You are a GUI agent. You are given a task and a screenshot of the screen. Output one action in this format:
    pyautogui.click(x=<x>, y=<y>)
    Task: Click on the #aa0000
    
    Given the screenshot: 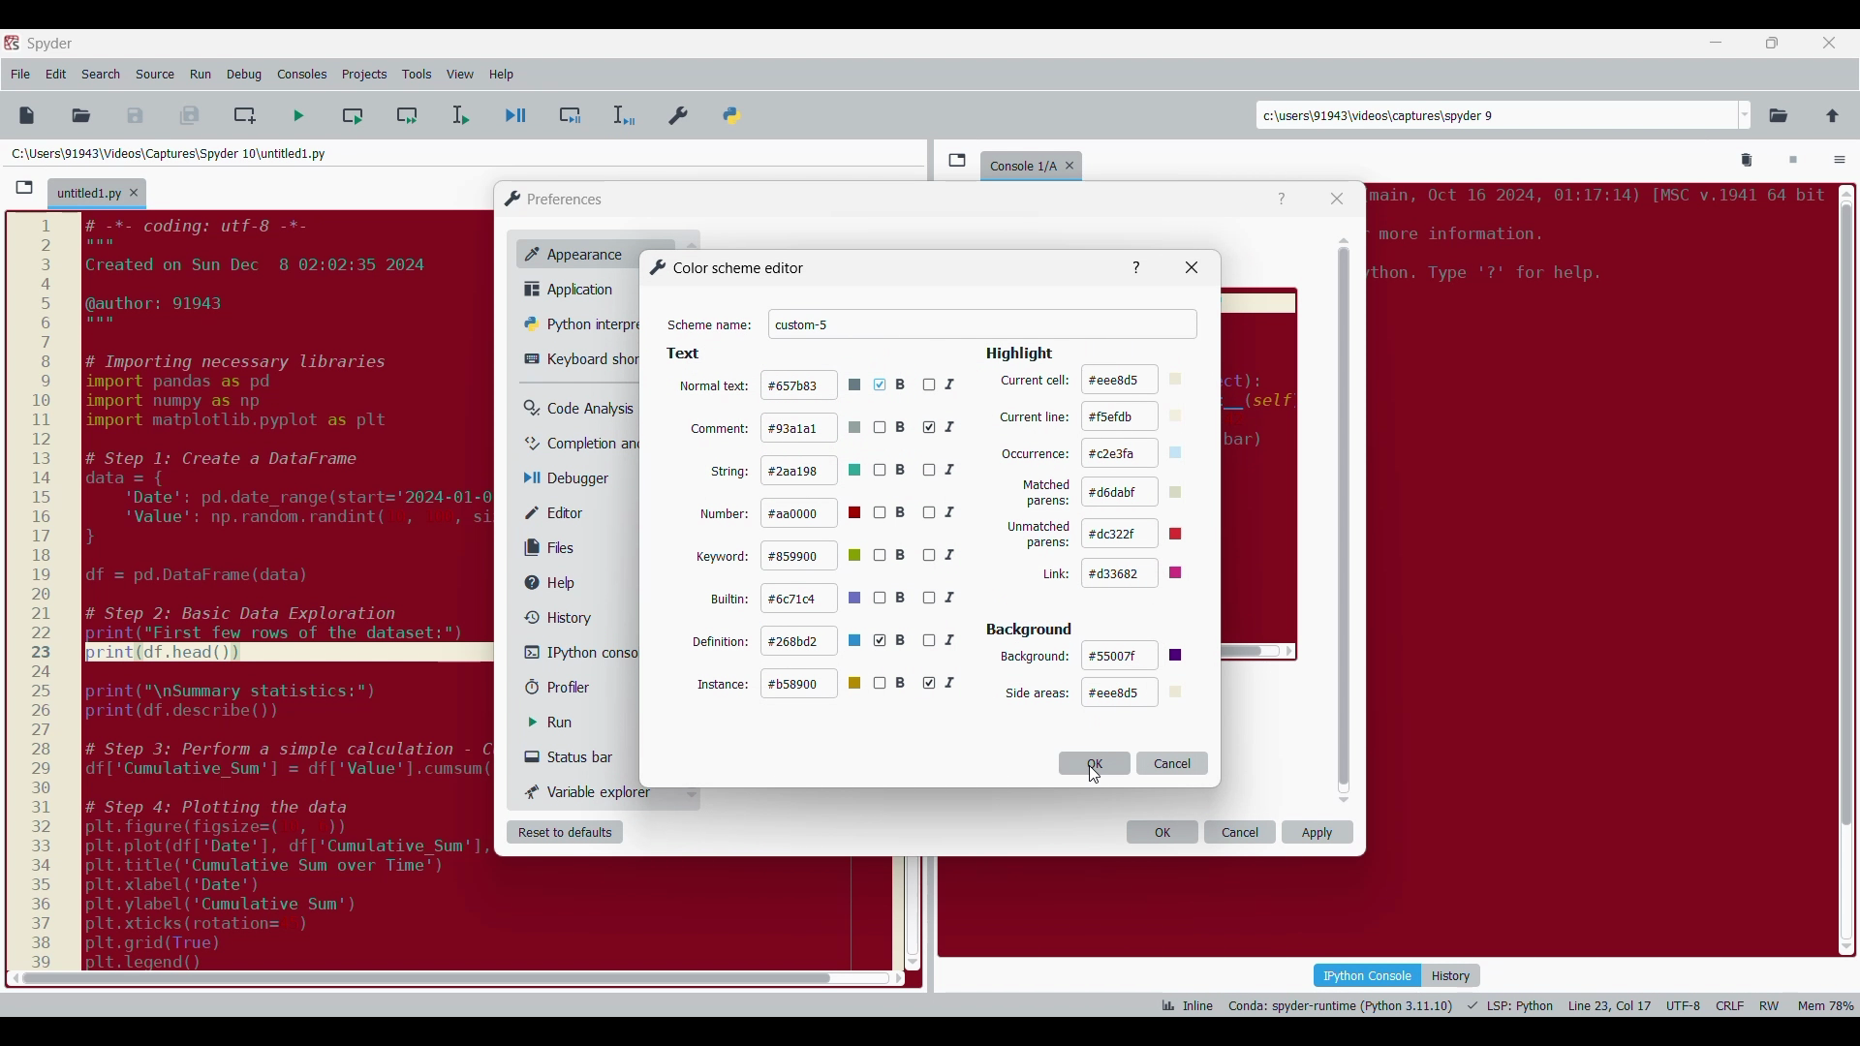 What is the action you would take?
    pyautogui.click(x=814, y=513)
    